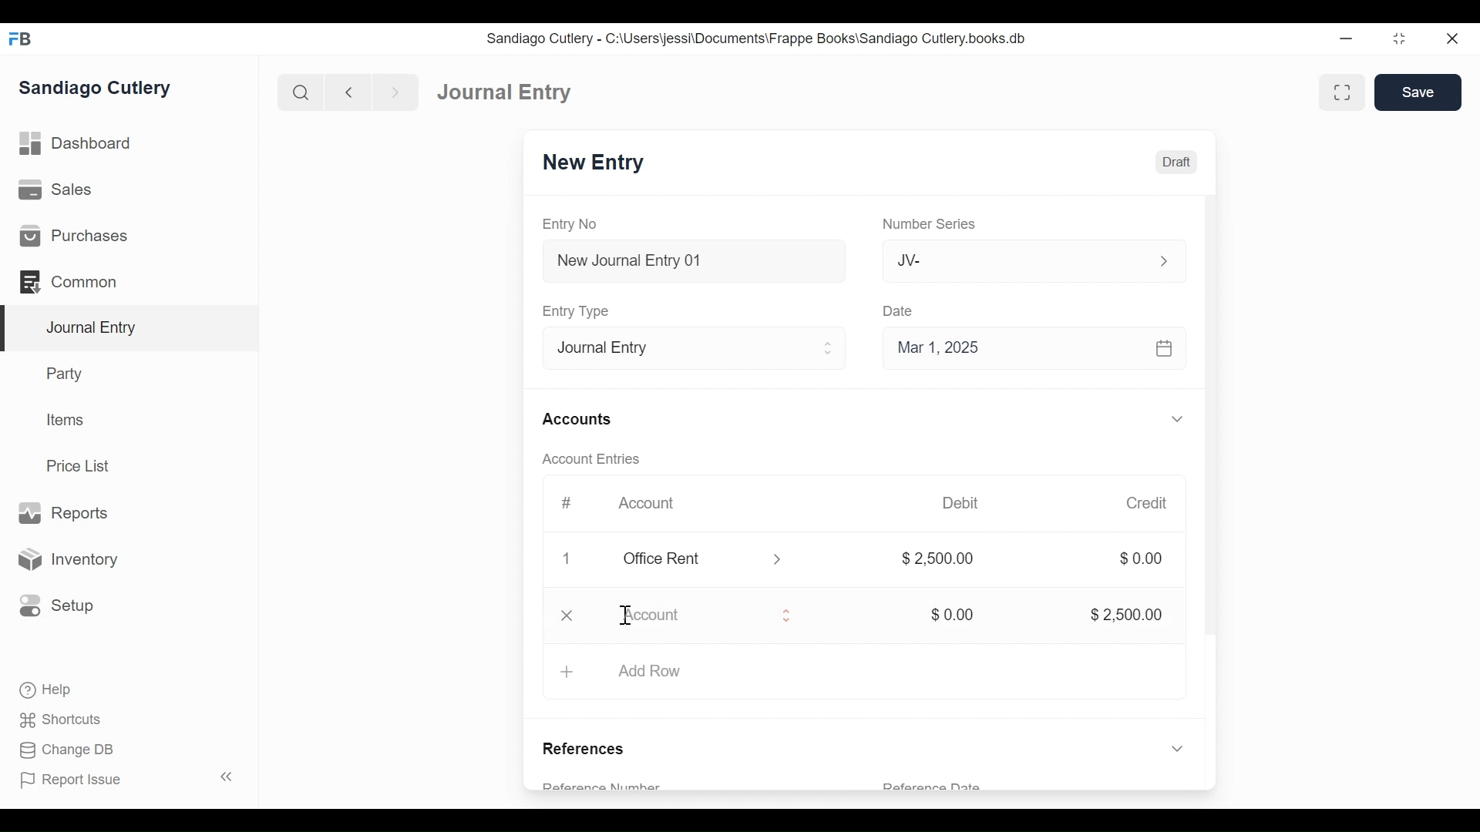 The image size is (1480, 832). Describe the element at coordinates (1147, 503) in the screenshot. I see `Credit` at that location.